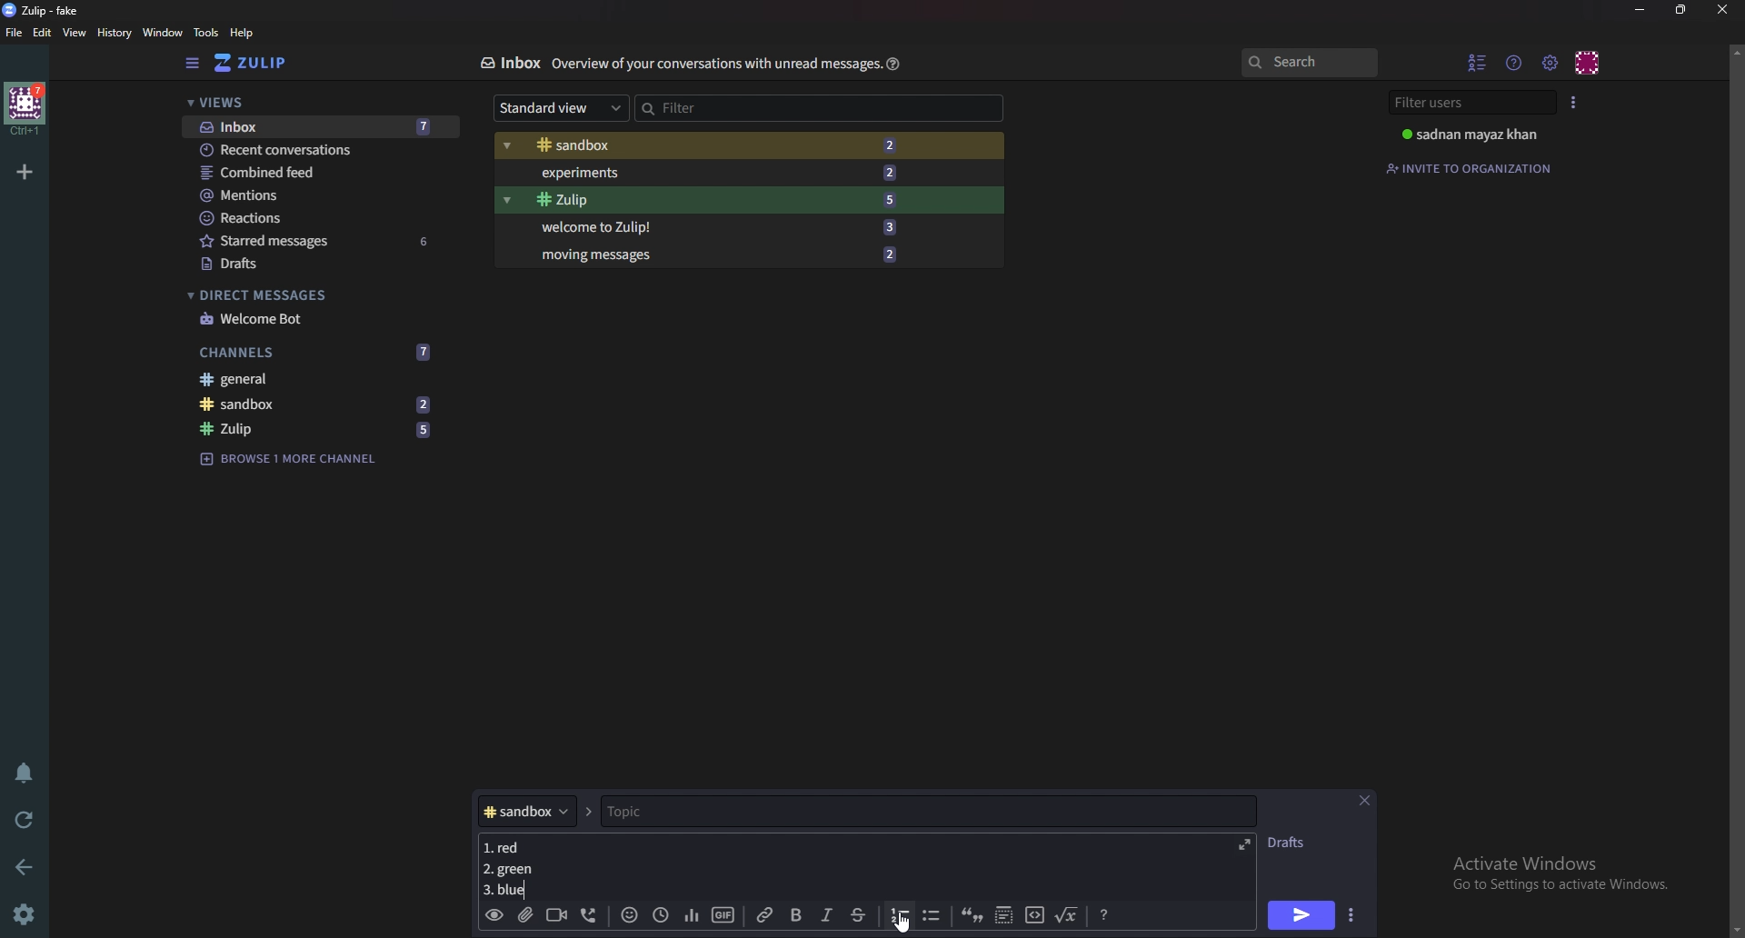 The height and width of the screenshot is (938, 1745). Describe the element at coordinates (1641, 9) in the screenshot. I see `Minimize` at that location.